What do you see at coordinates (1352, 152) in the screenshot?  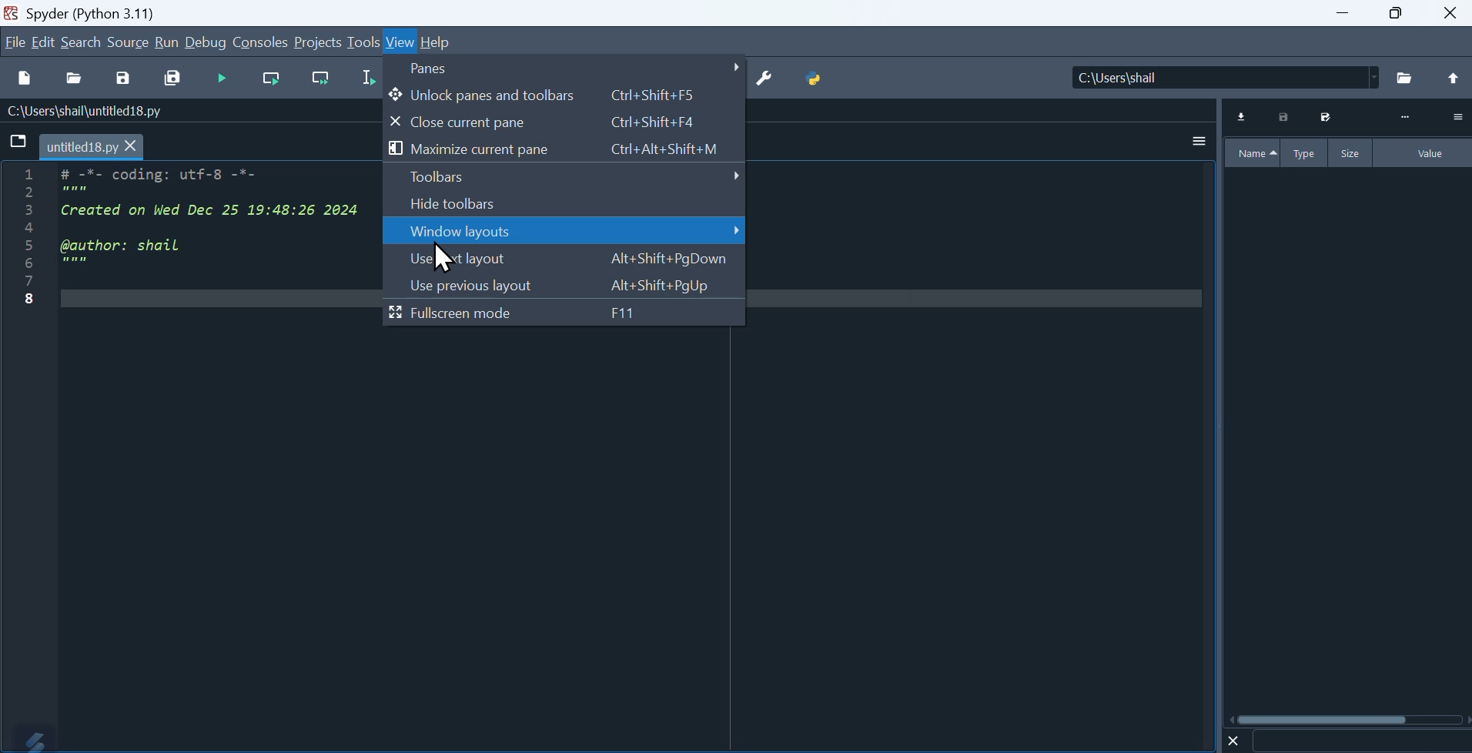 I see `Size` at bounding box center [1352, 152].